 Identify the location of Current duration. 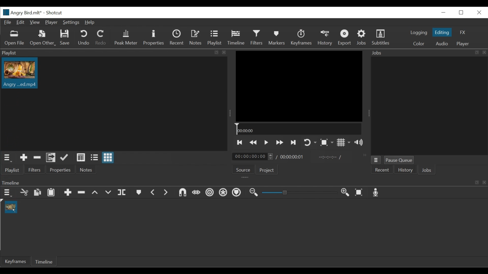
(252, 157).